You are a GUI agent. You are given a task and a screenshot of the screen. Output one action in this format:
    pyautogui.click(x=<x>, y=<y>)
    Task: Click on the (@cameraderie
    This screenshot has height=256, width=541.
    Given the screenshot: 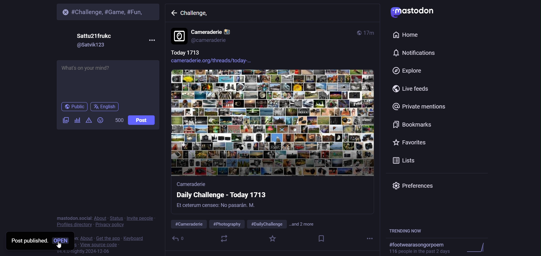 What is the action you would take?
    pyautogui.click(x=212, y=40)
    